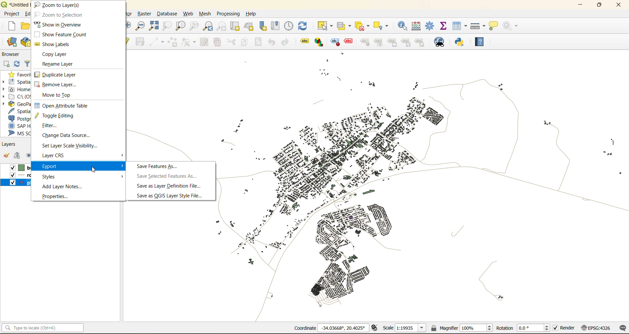 This screenshot has height=334, width=629. What do you see at coordinates (142, 25) in the screenshot?
I see `zoom out` at bounding box center [142, 25].